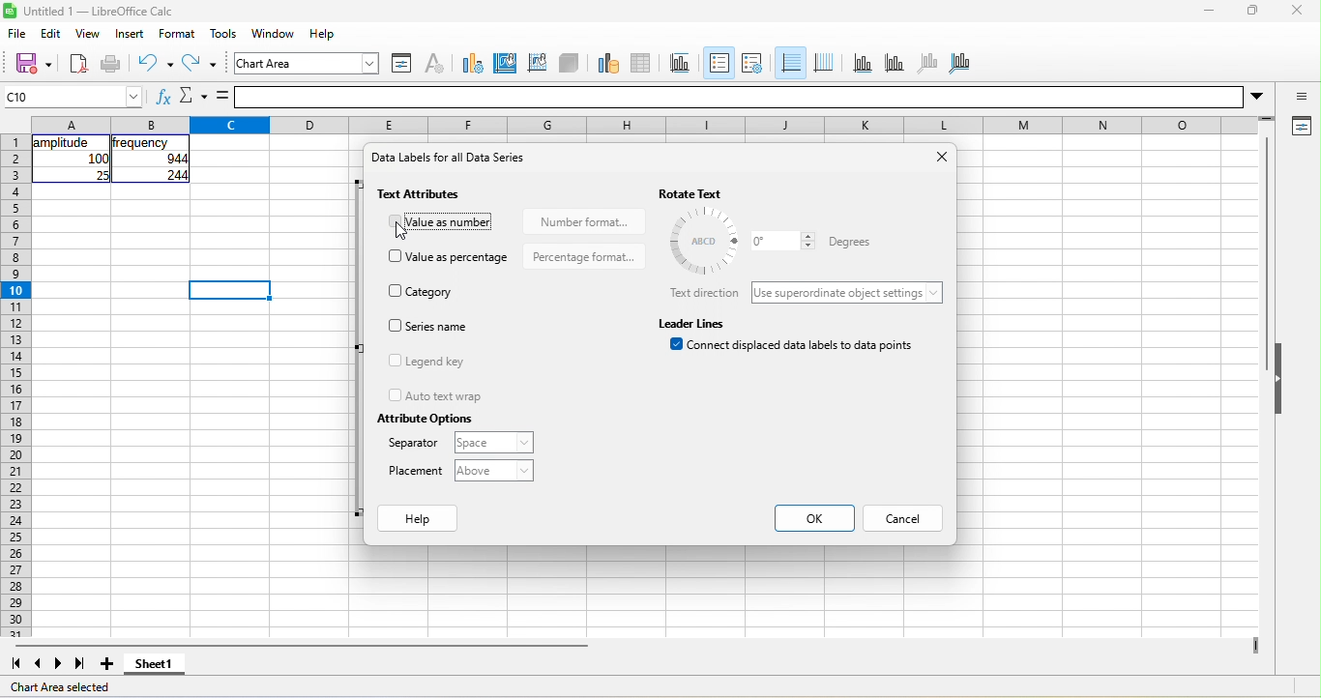 The width and height of the screenshot is (1321, 698). I want to click on format selection, so click(399, 63).